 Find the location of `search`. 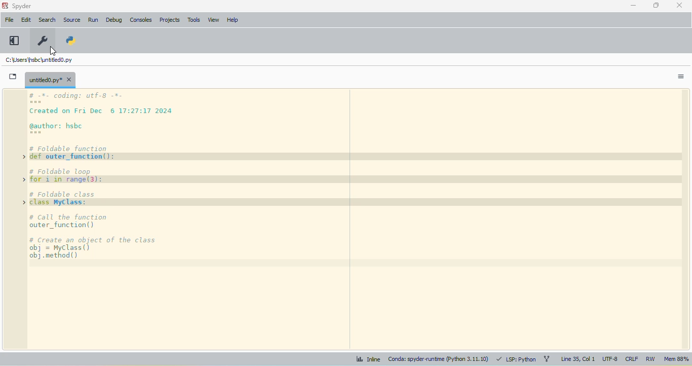

search is located at coordinates (47, 20).